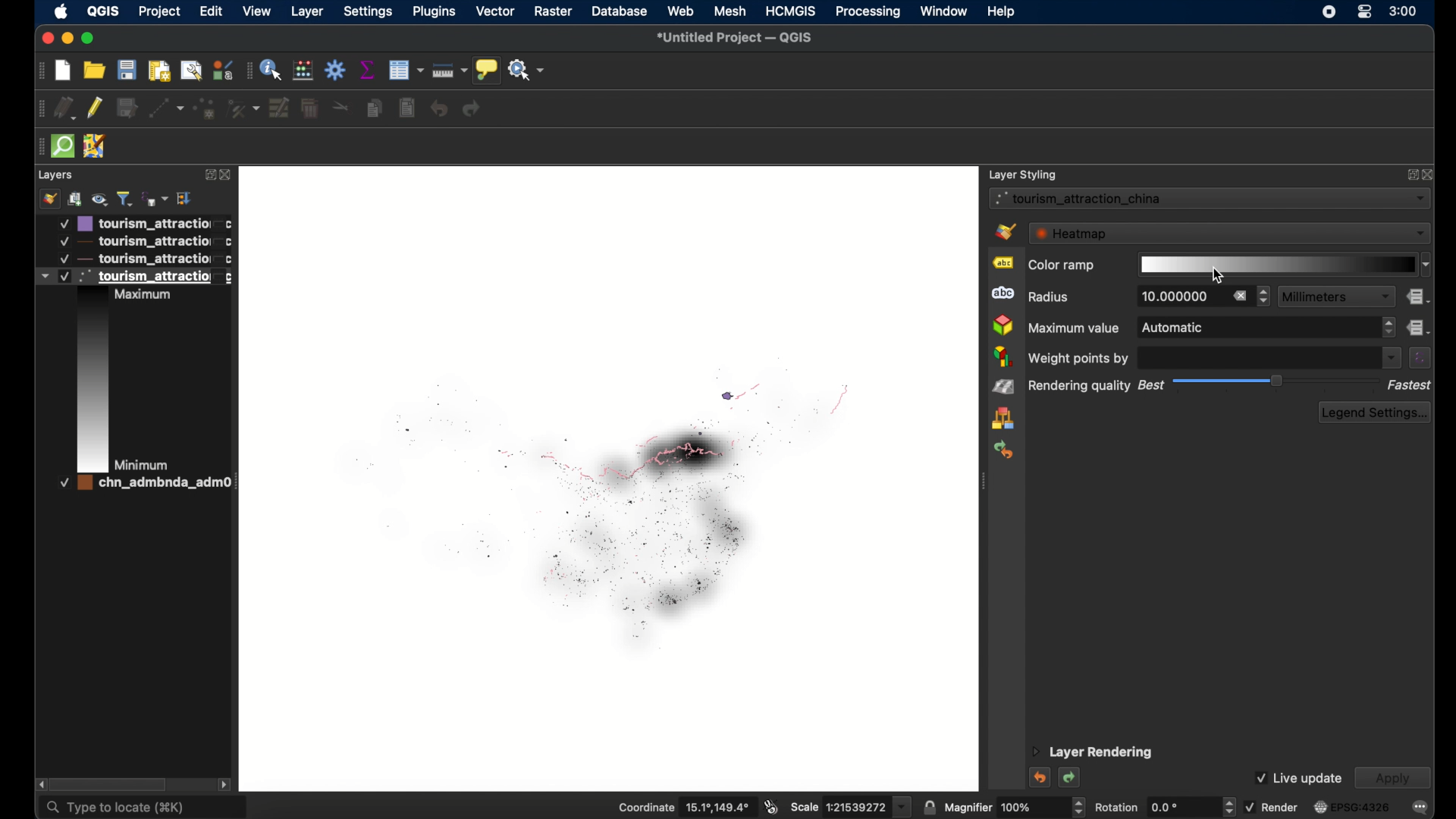 The height and width of the screenshot is (819, 1456). What do you see at coordinates (1038, 777) in the screenshot?
I see `undo` at bounding box center [1038, 777].